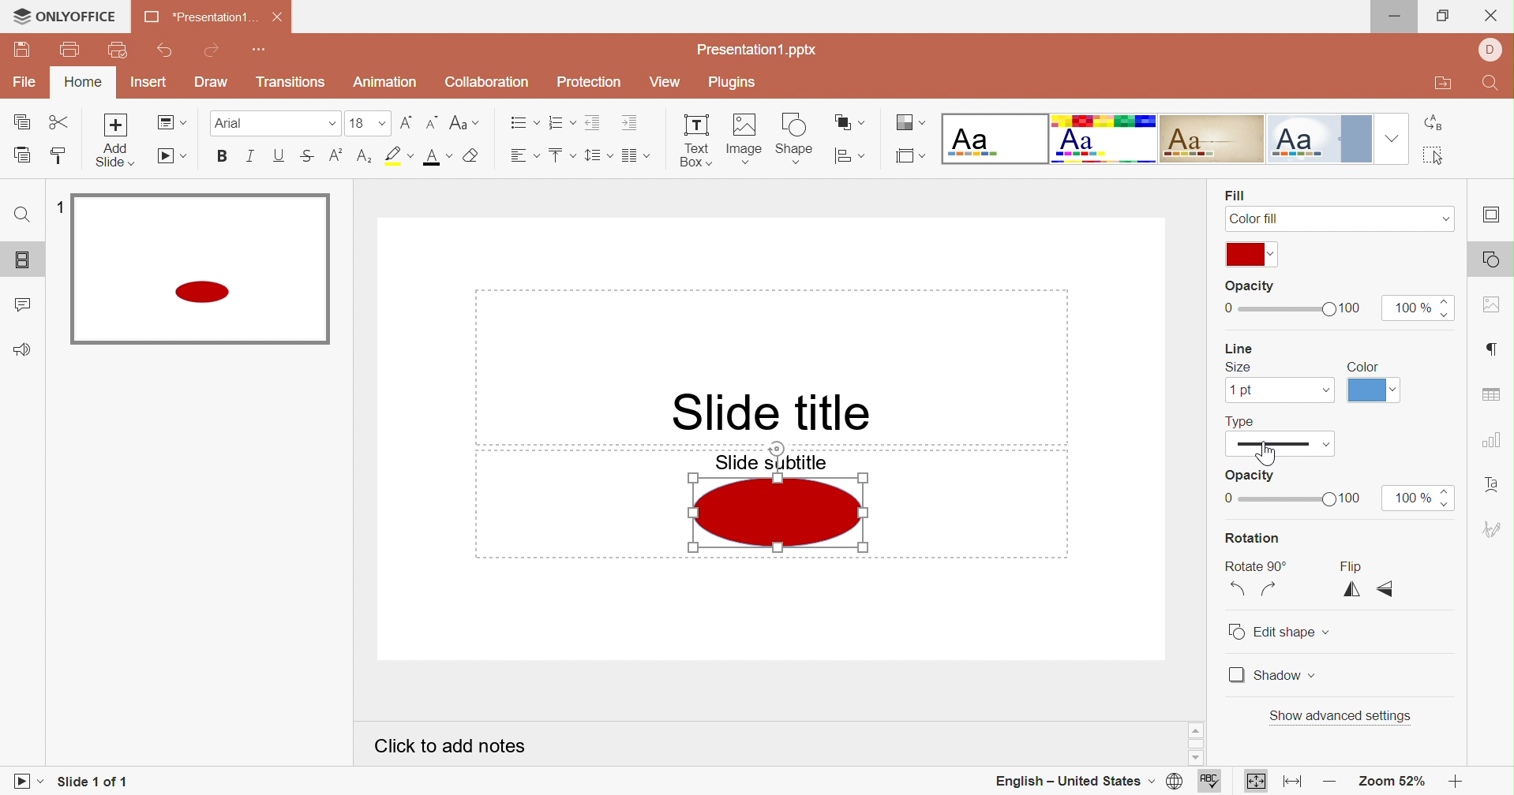  What do you see at coordinates (27, 349) in the screenshot?
I see `Feedback & Support` at bounding box center [27, 349].